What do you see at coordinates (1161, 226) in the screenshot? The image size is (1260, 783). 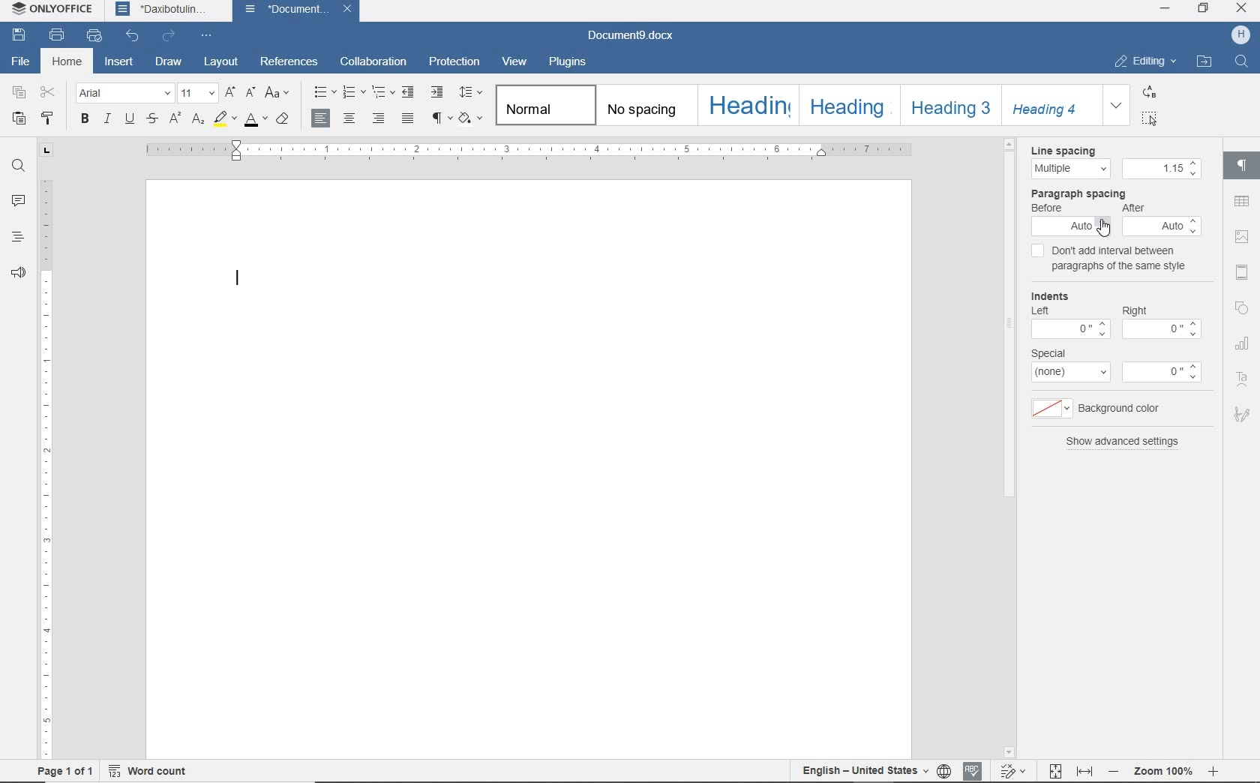 I see `after spacing` at bounding box center [1161, 226].